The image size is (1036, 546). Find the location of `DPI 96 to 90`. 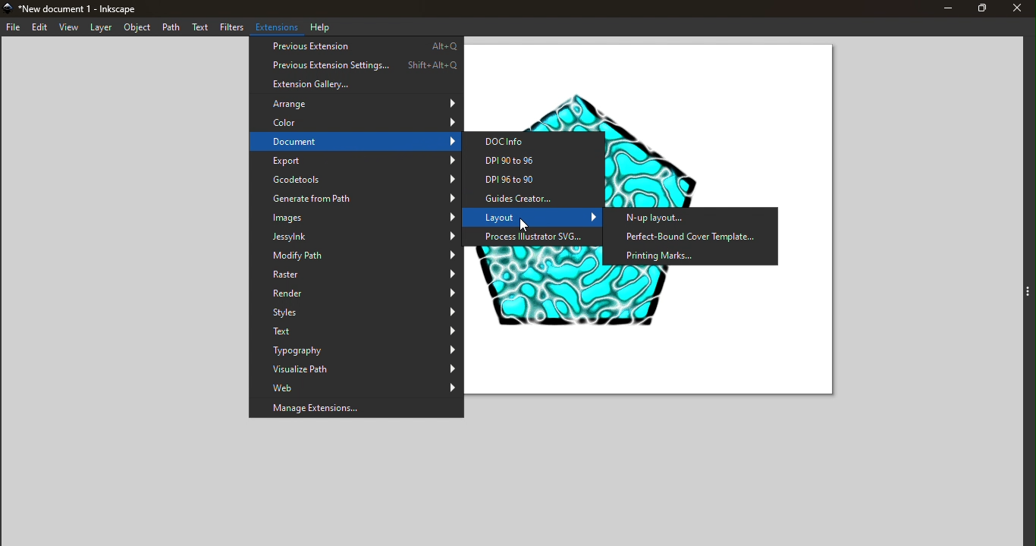

DPI 96 to 90 is located at coordinates (538, 181).